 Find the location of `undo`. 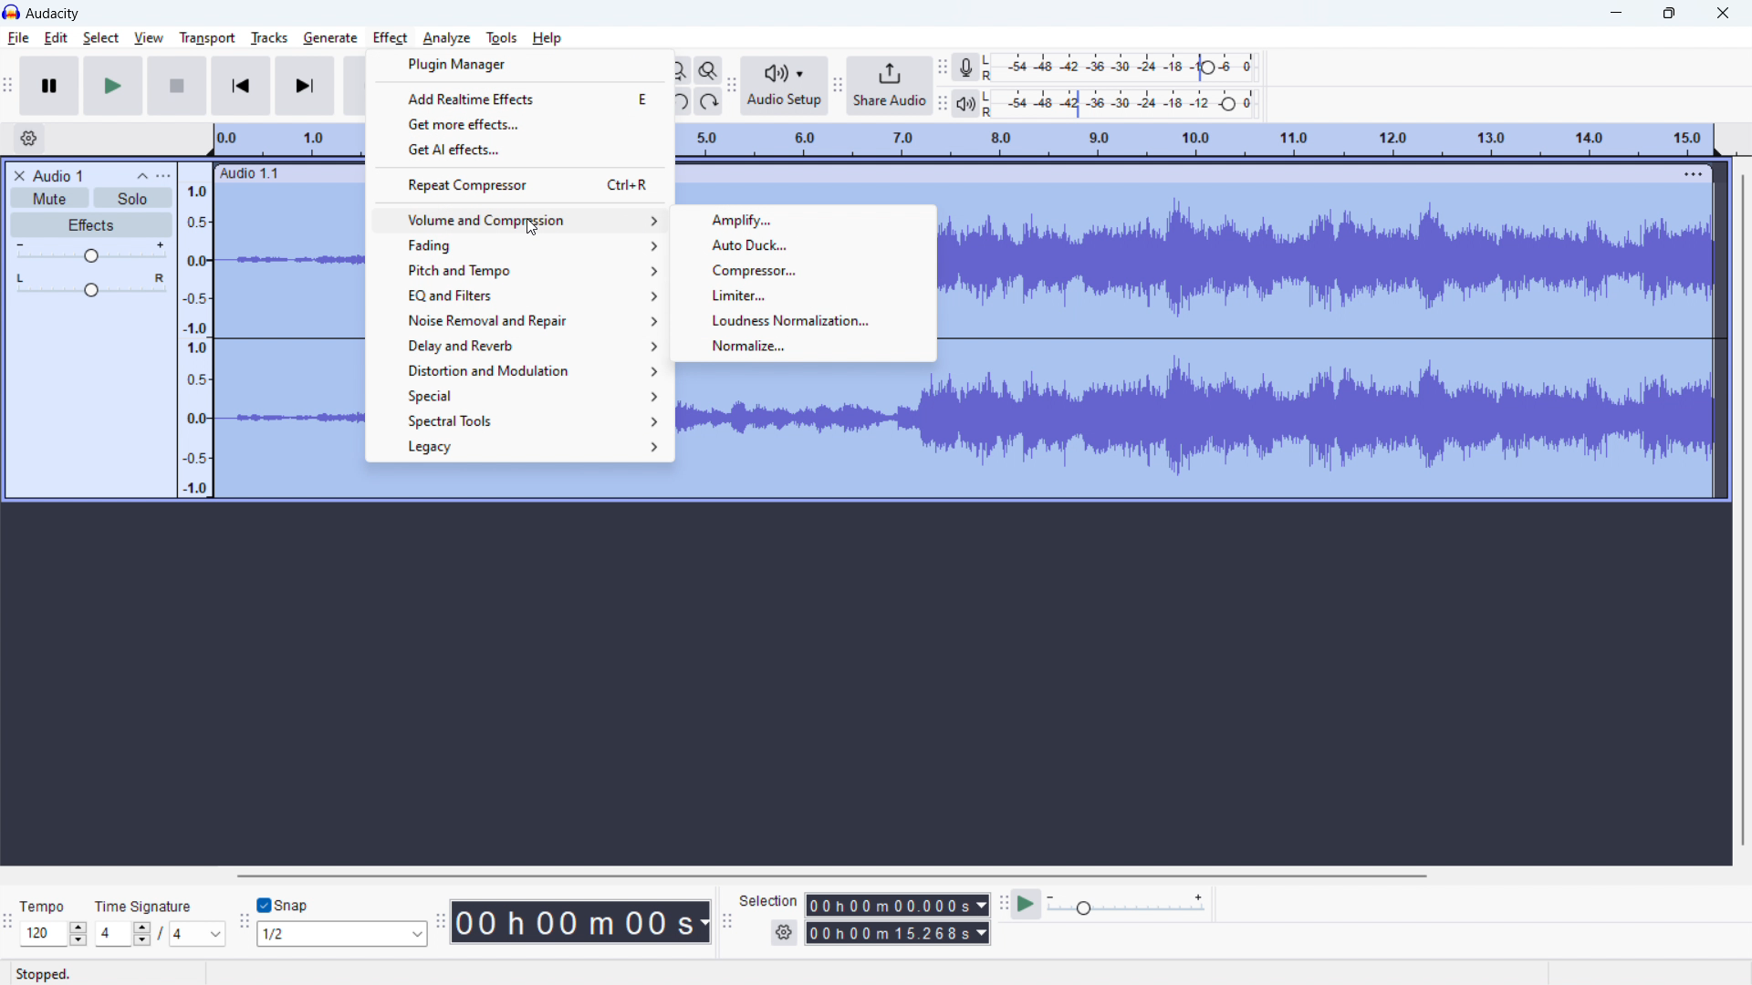

undo is located at coordinates (681, 101).